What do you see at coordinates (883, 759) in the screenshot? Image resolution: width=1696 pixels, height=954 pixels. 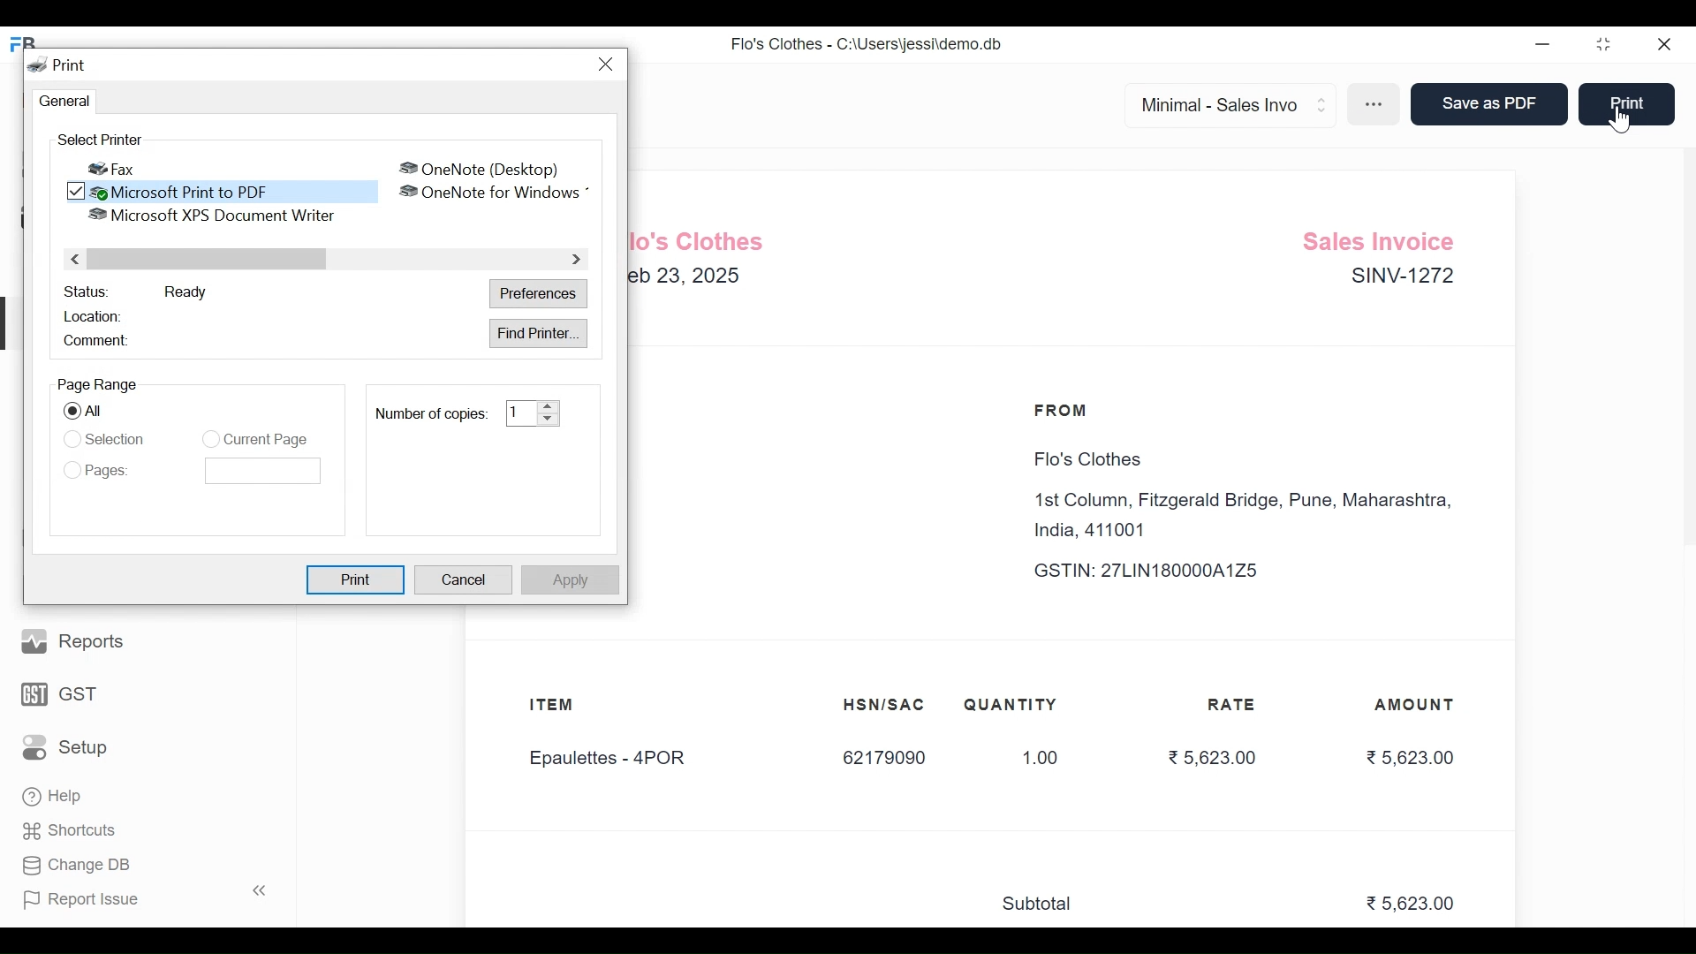 I see `62179090` at bounding box center [883, 759].